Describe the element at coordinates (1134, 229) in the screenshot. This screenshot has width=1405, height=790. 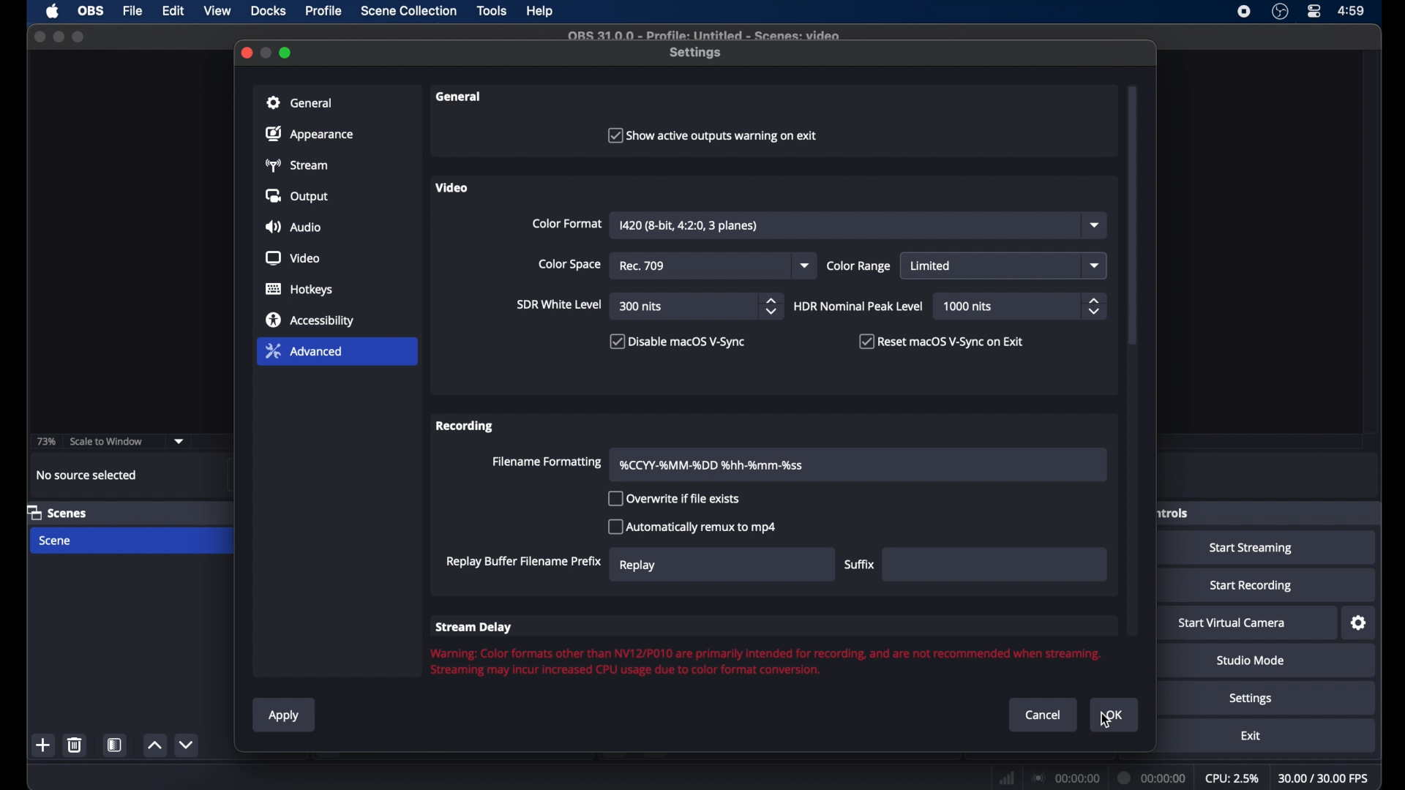
I see `scroll box` at that location.